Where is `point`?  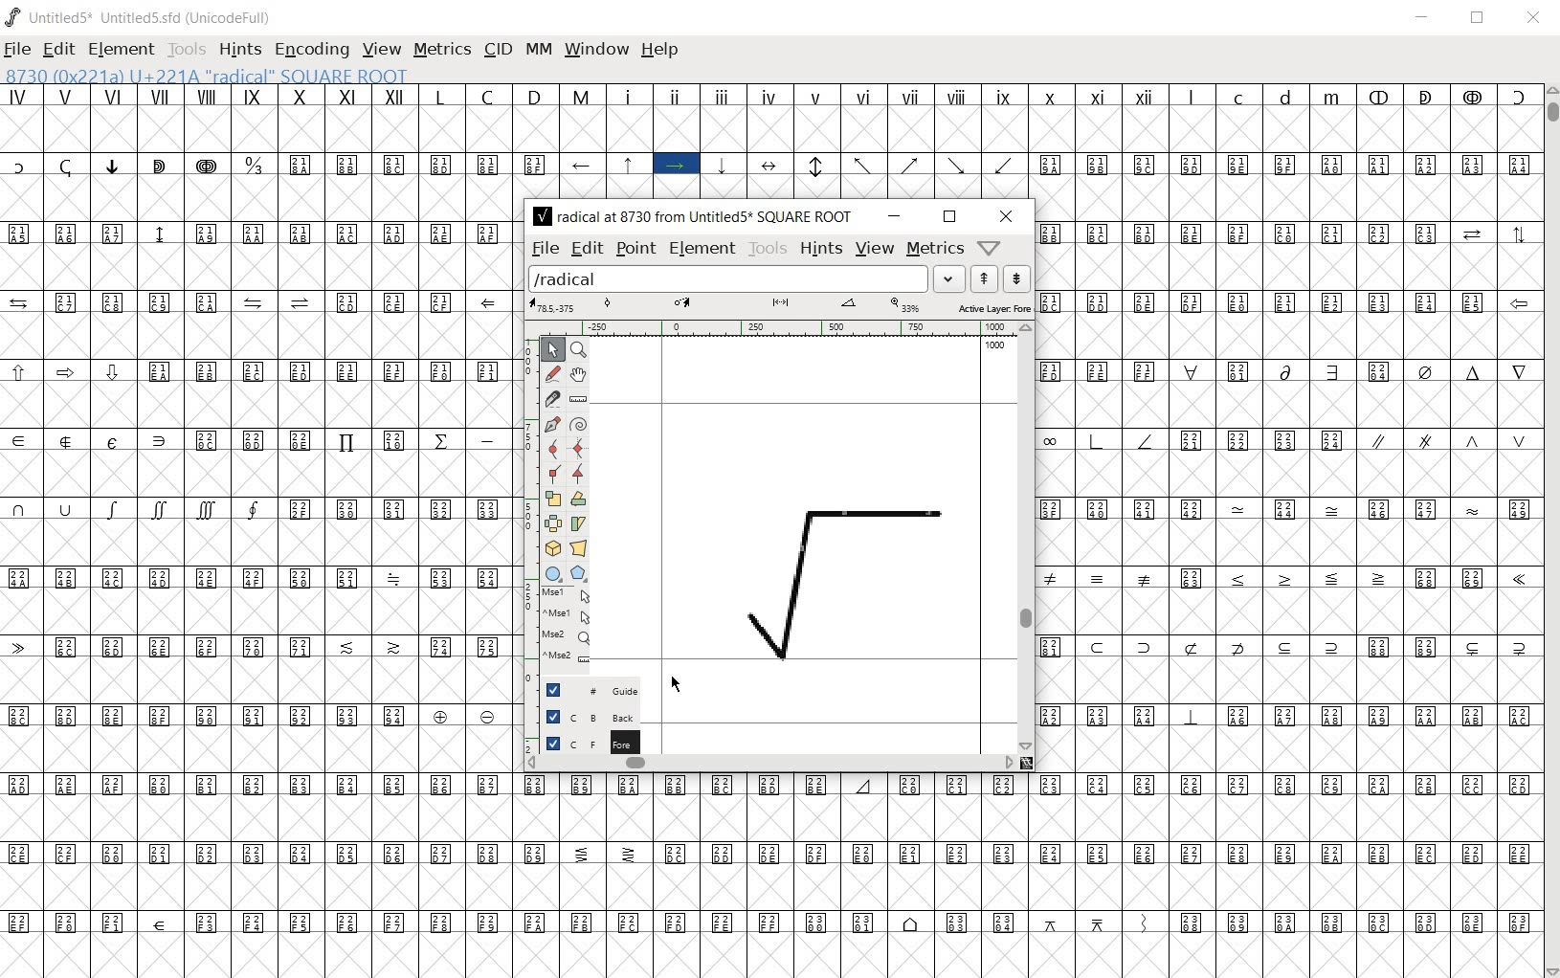 point is located at coordinates (636, 247).